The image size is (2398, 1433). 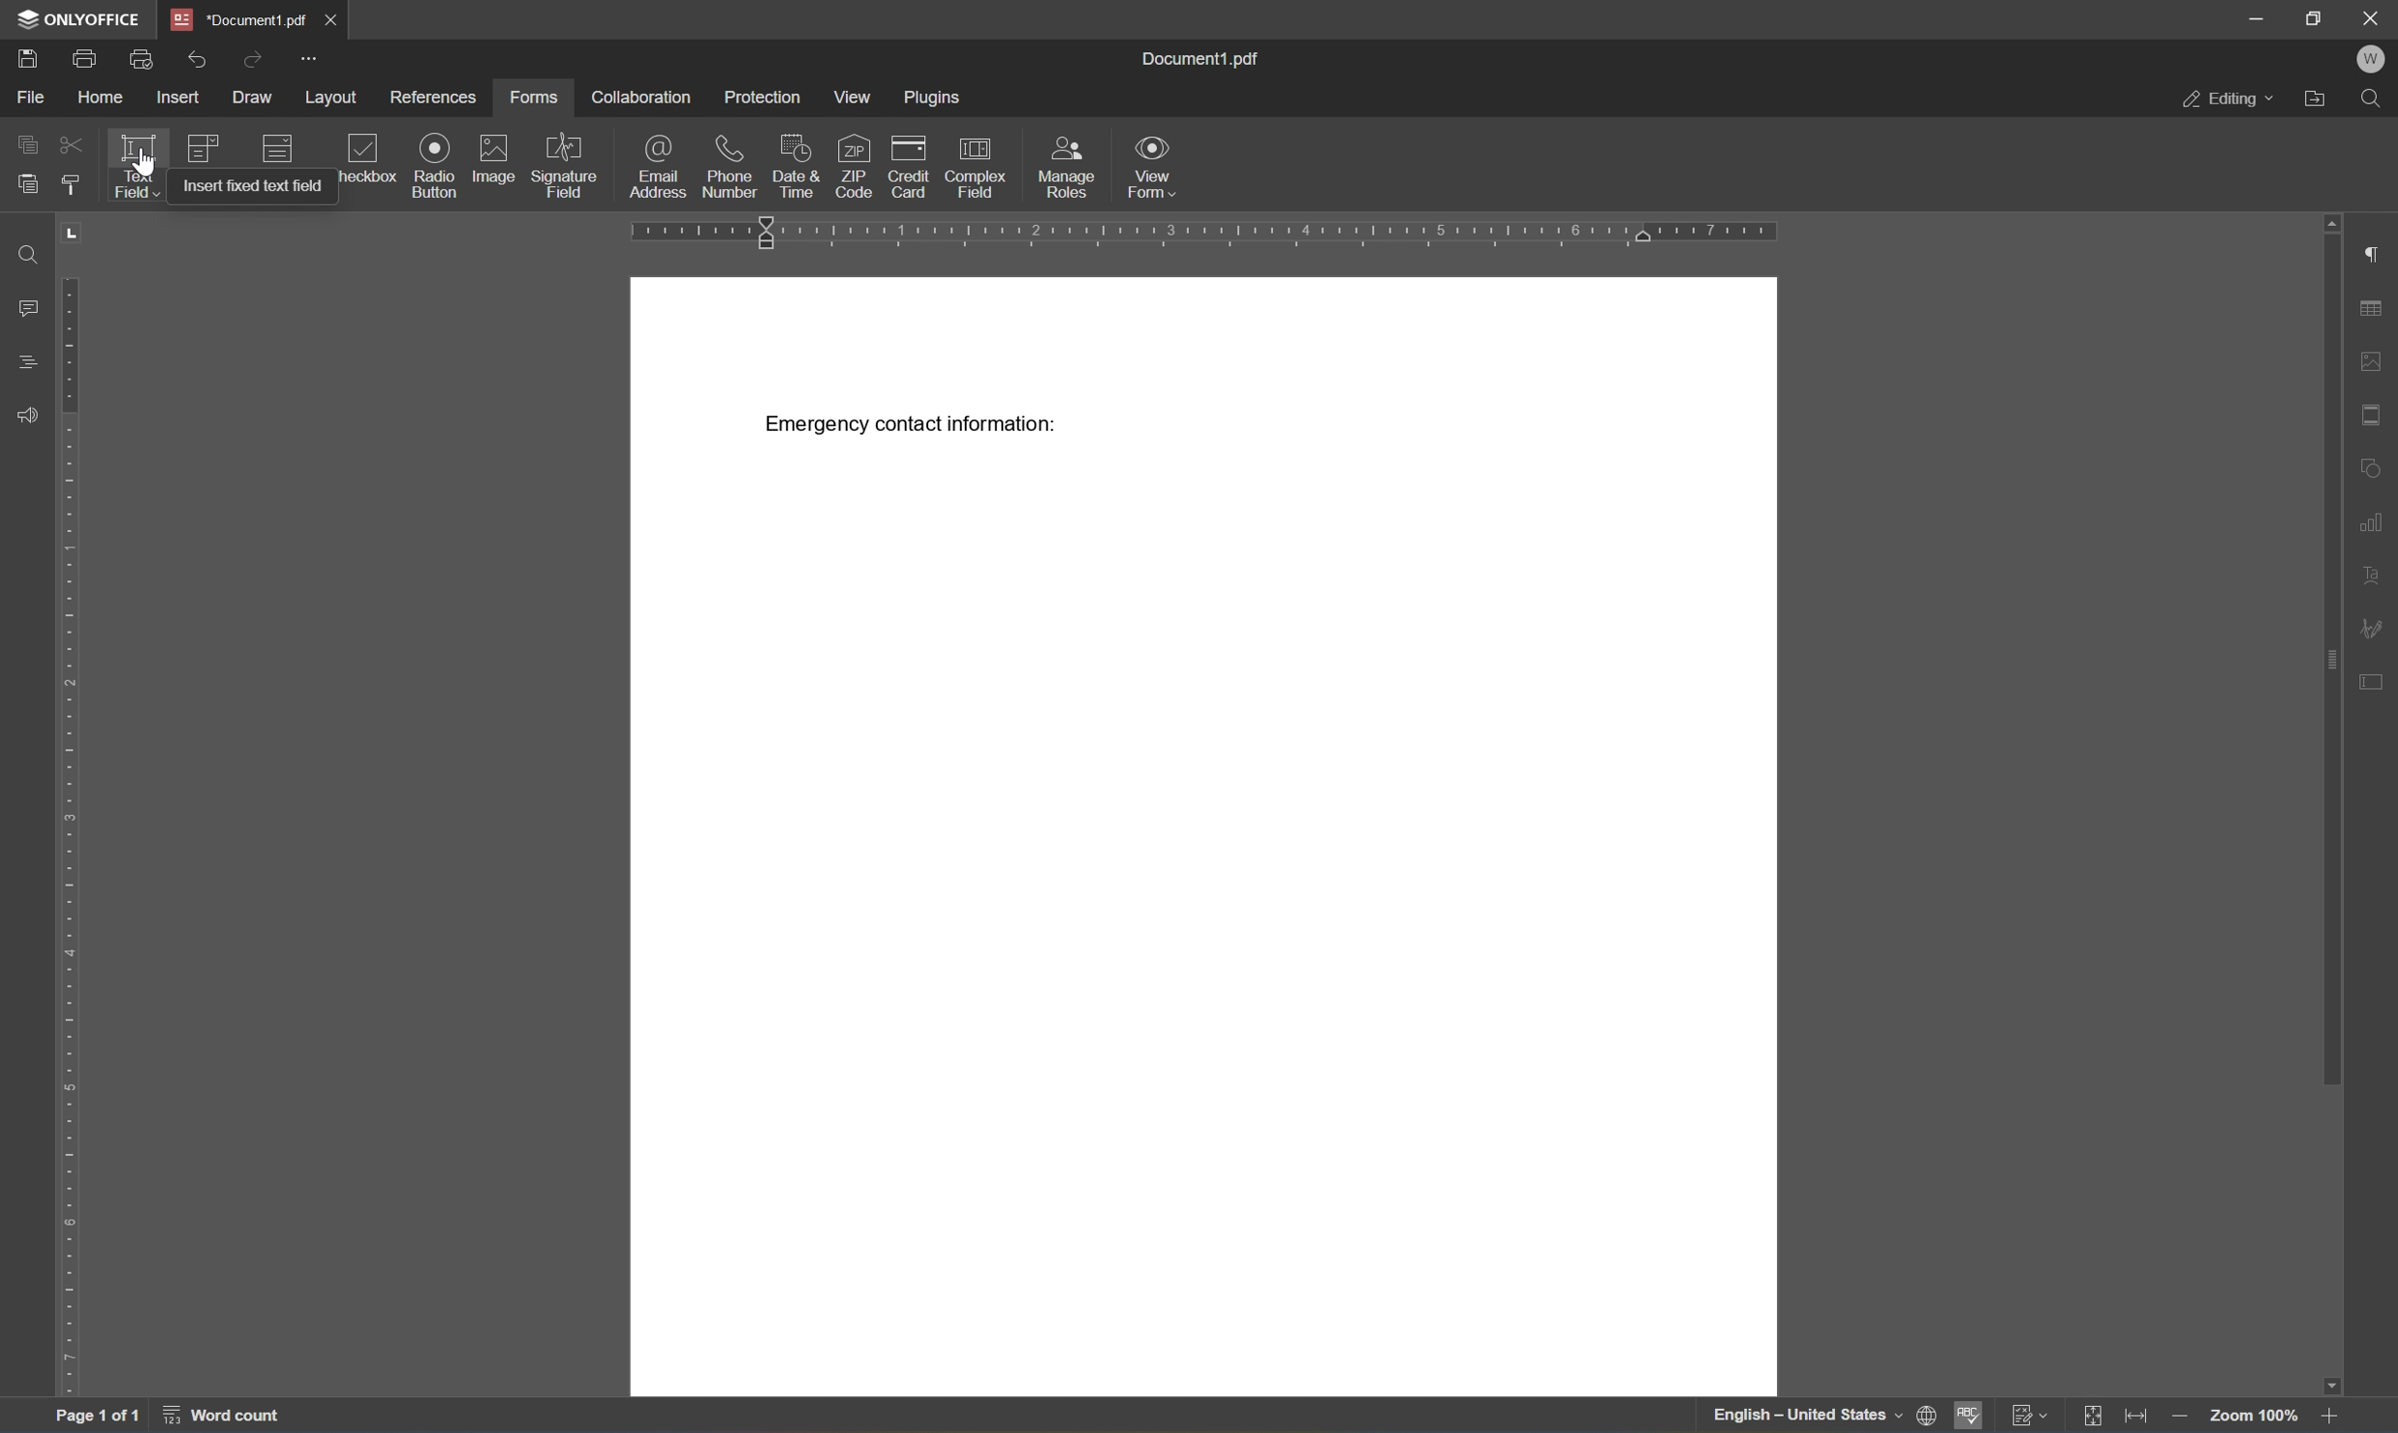 I want to click on editing, so click(x=2223, y=100).